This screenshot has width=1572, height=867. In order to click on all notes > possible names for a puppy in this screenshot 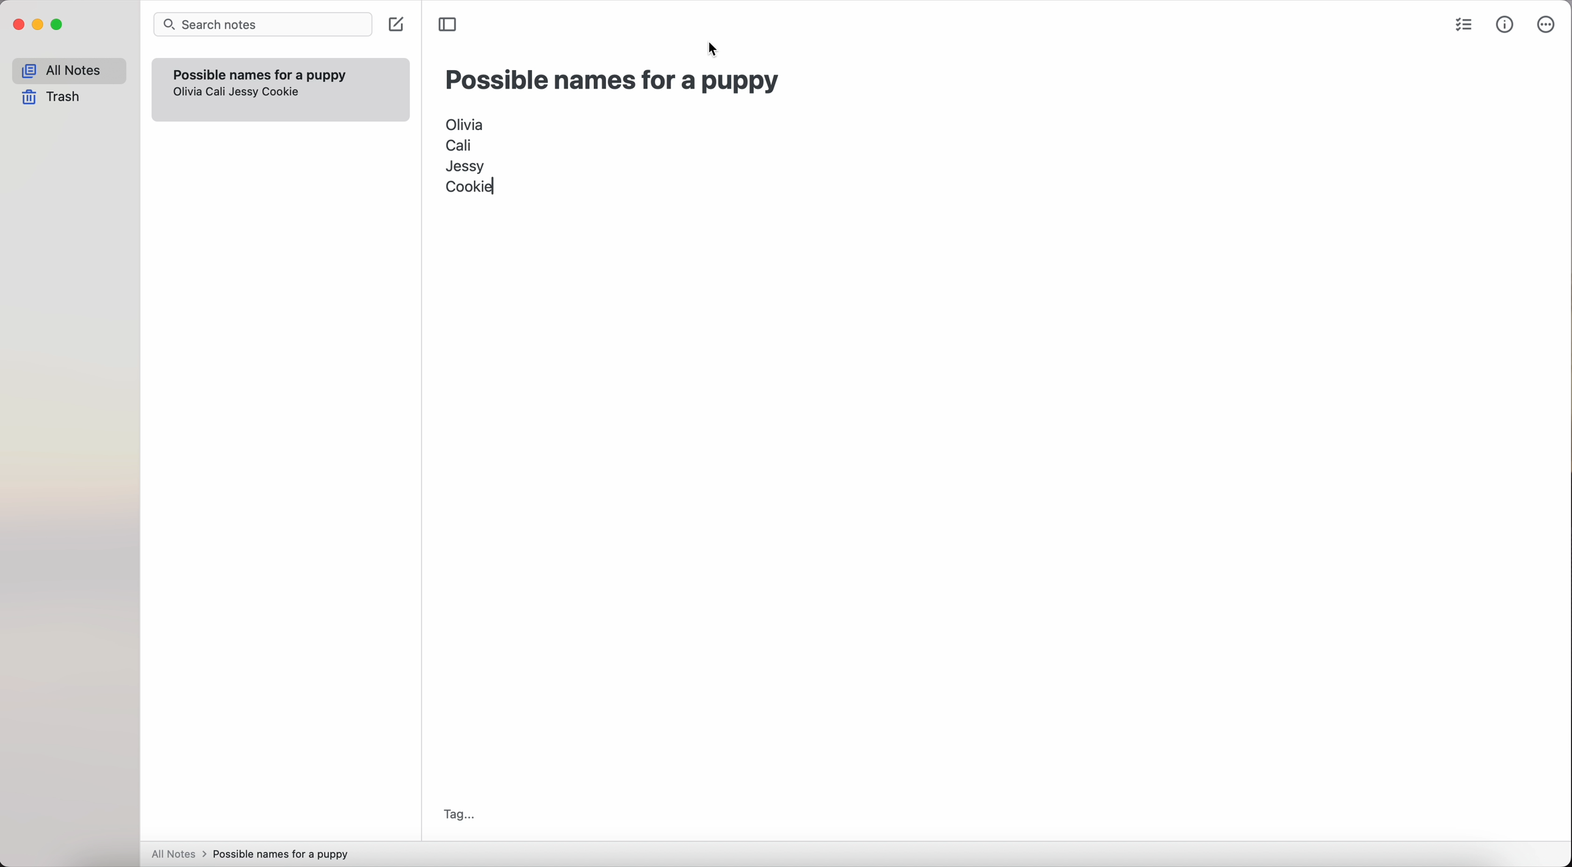, I will do `click(254, 853)`.